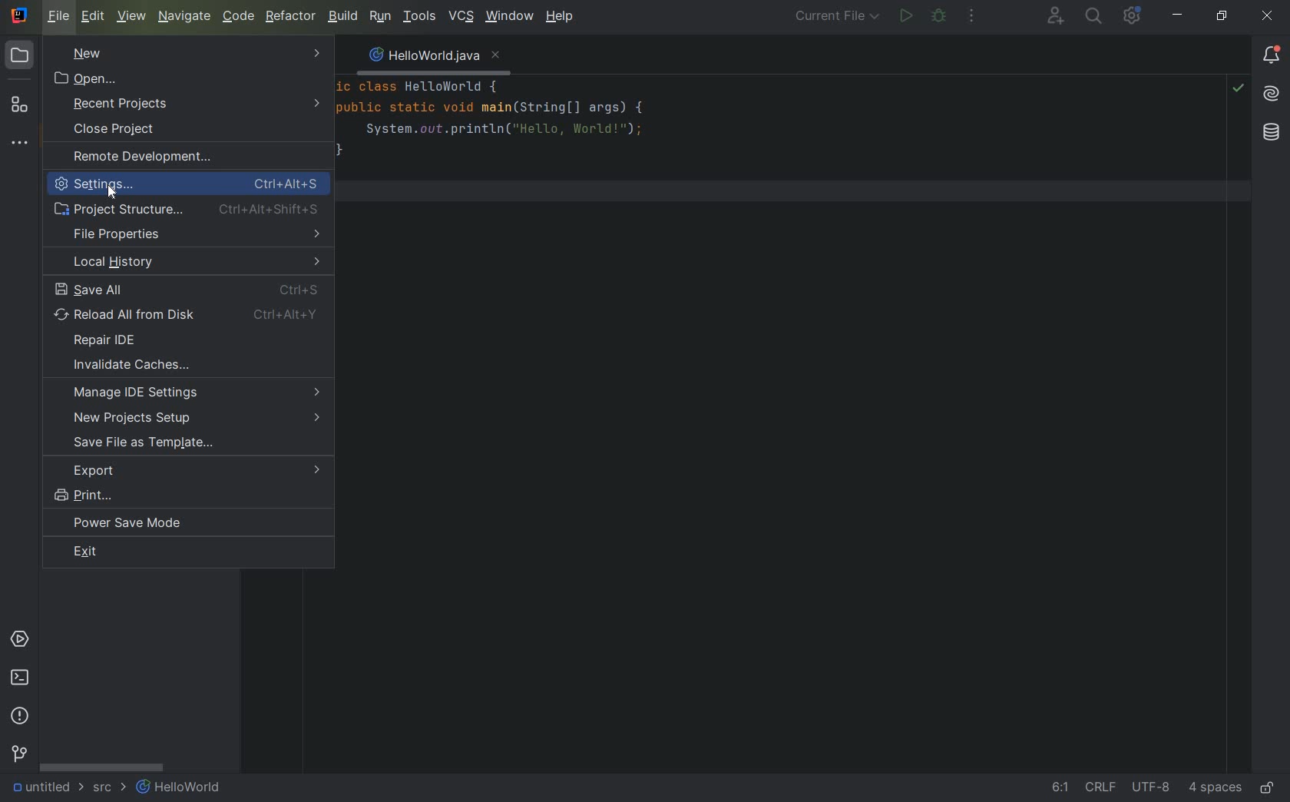  What do you see at coordinates (145, 131) in the screenshot?
I see `CLOSE PROJECT` at bounding box center [145, 131].